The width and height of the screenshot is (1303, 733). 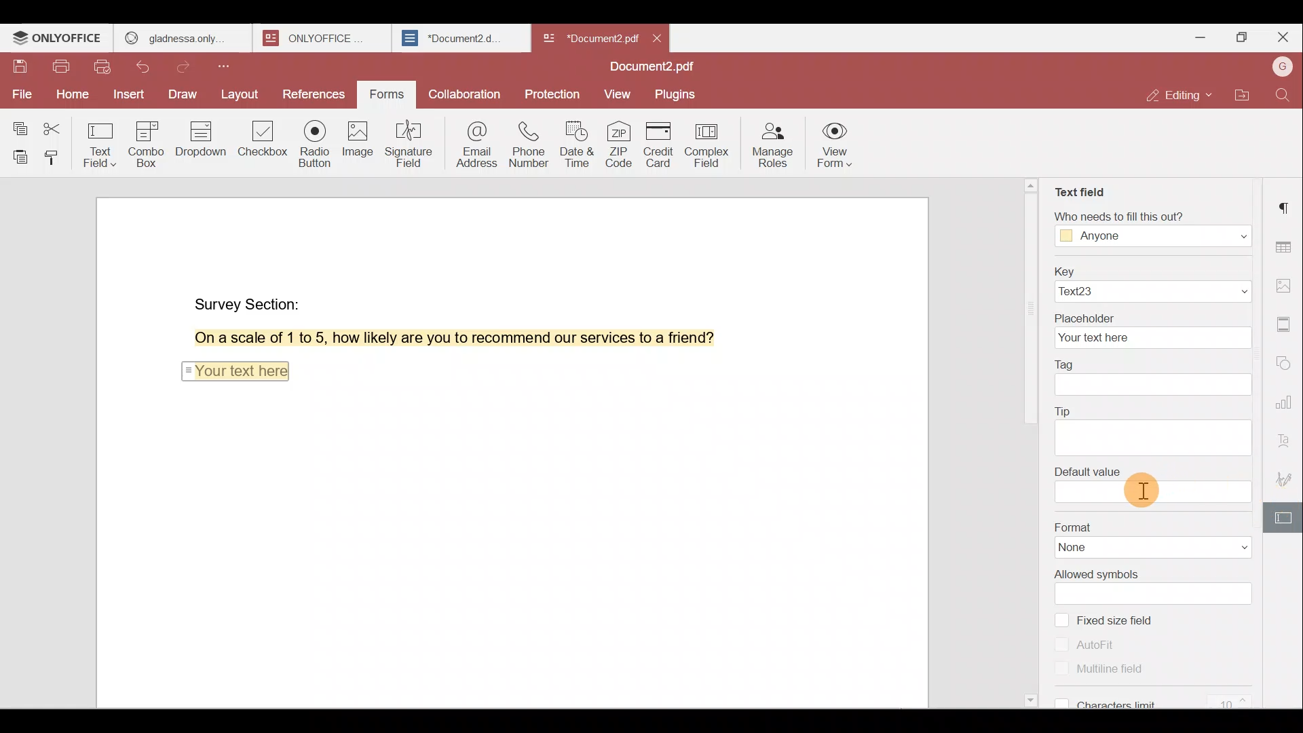 I want to click on Home, so click(x=70, y=97).